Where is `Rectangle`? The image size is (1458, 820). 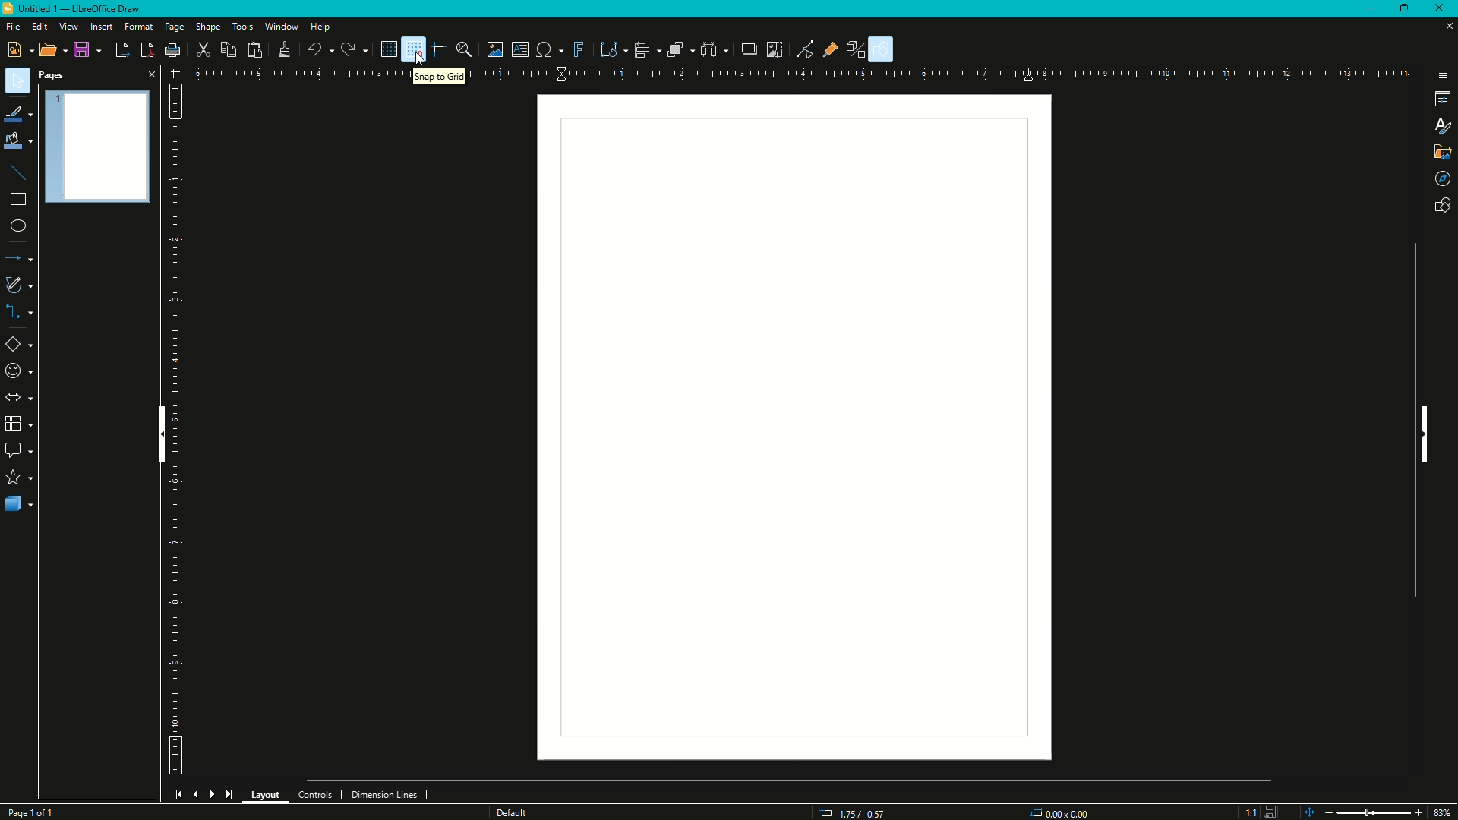 Rectangle is located at coordinates (22, 199).